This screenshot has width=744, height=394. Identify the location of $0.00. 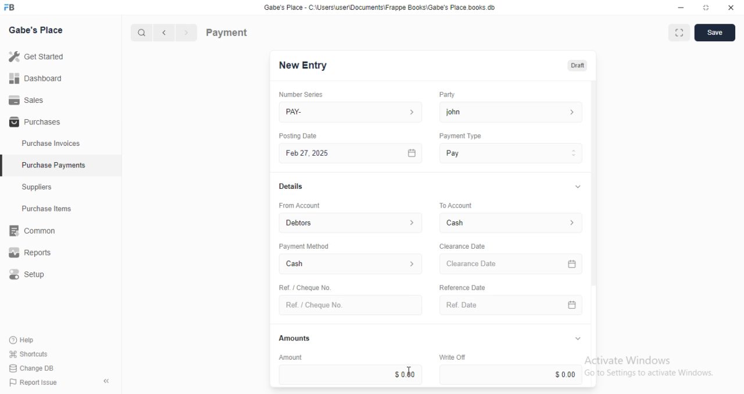
(513, 374).